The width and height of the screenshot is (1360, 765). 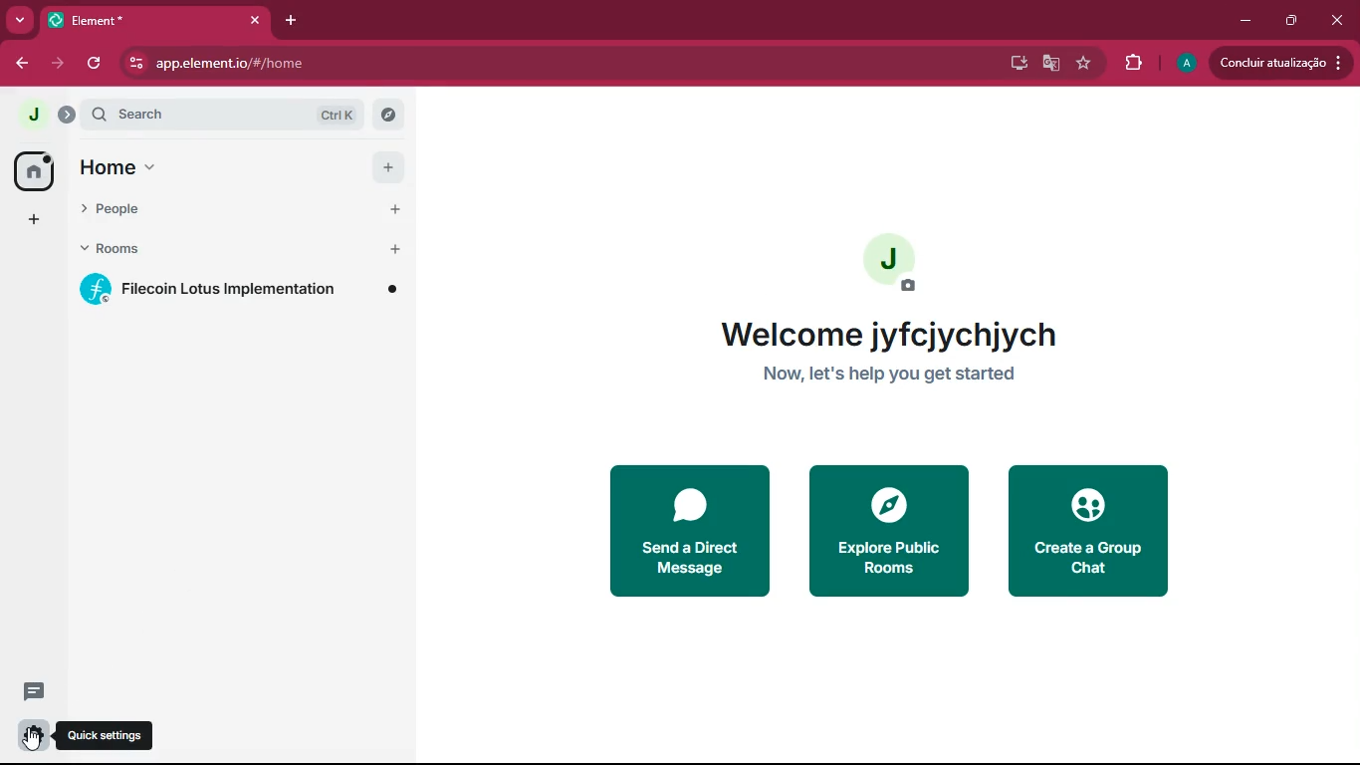 What do you see at coordinates (255, 21) in the screenshot?
I see `close tab` at bounding box center [255, 21].